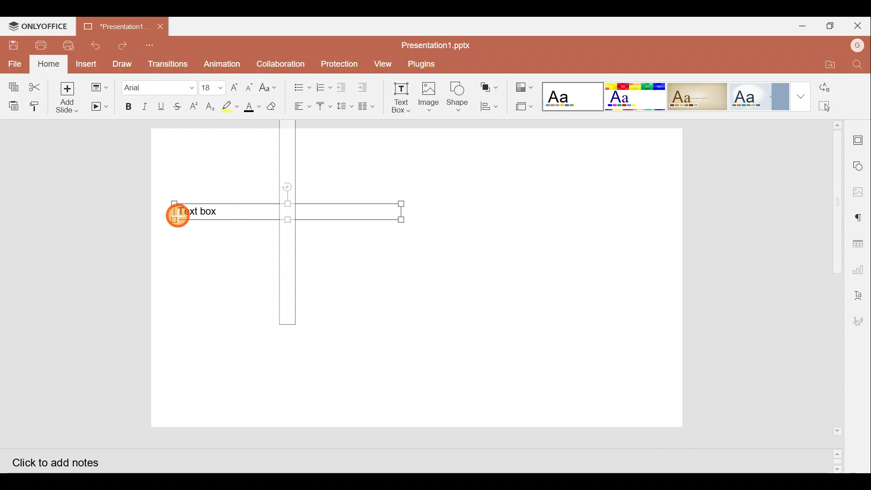  Describe the element at coordinates (457, 97) in the screenshot. I see `Insert Shape` at that location.